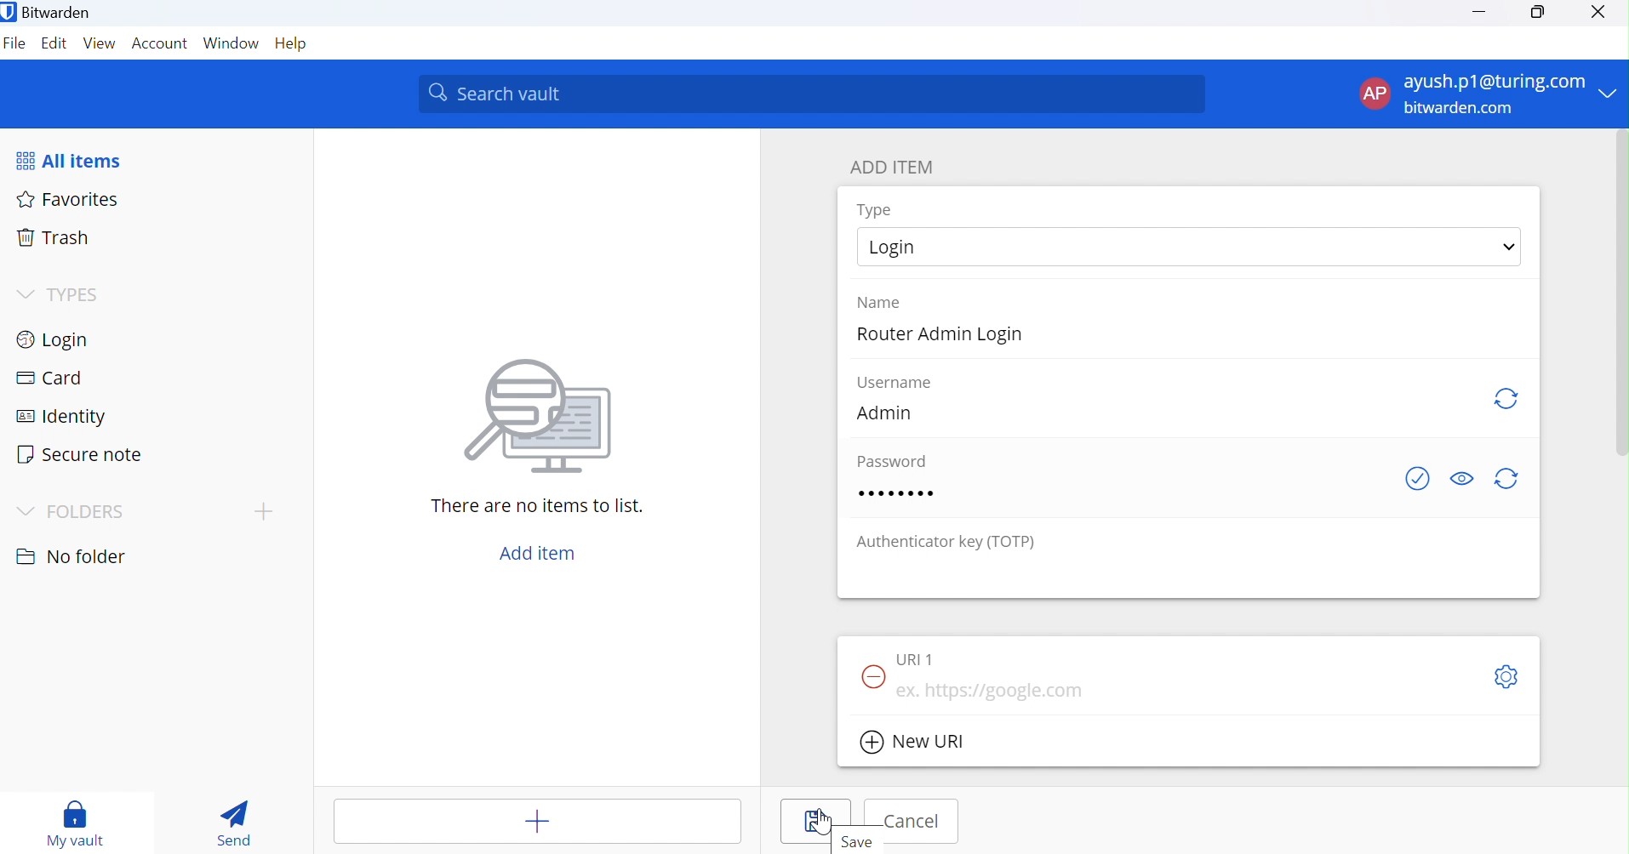 Image resolution: width=1629 pixels, height=854 pixels. I want to click on vertical scrollbar, so click(1623, 294).